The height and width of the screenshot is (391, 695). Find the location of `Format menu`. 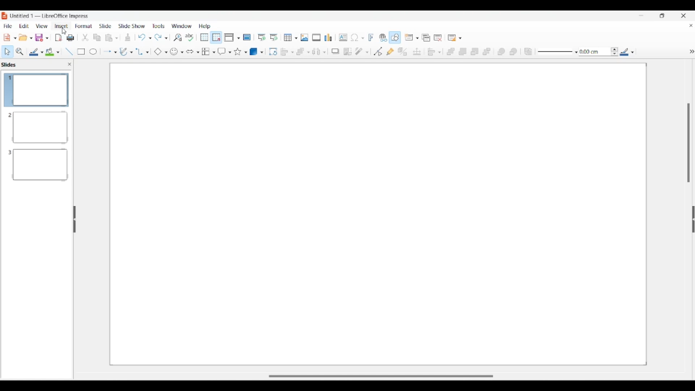

Format menu is located at coordinates (84, 26).